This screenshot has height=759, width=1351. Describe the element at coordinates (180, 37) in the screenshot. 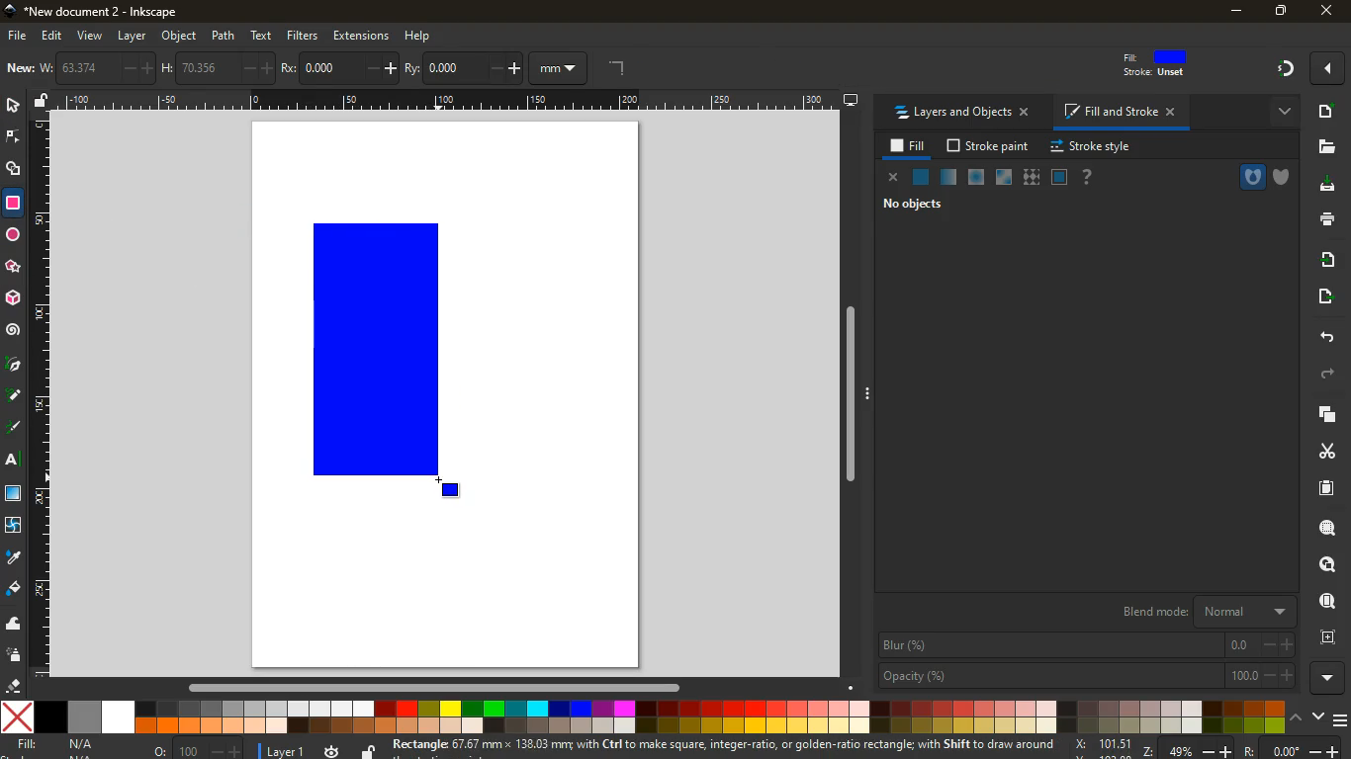

I see `object` at that location.